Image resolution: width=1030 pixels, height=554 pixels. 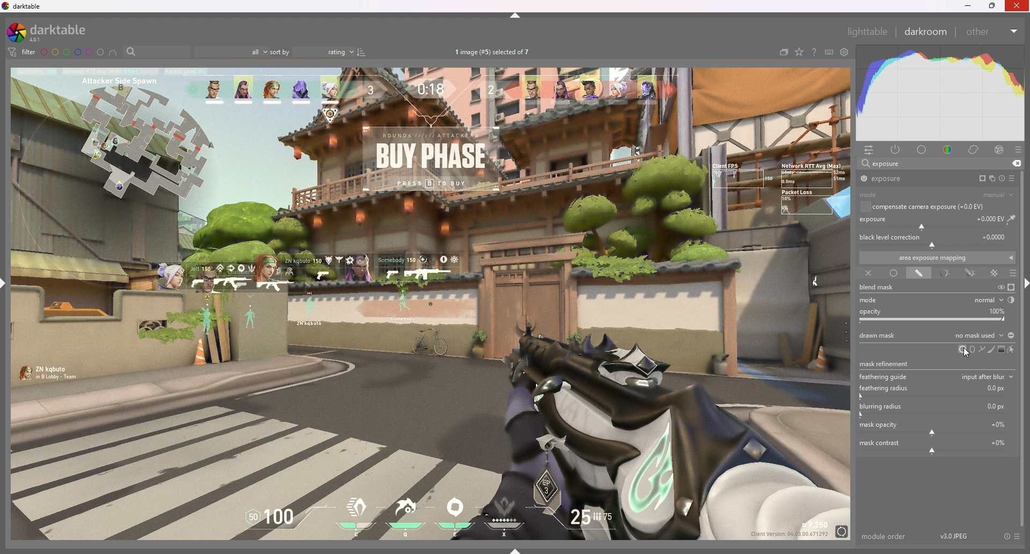 I want to click on circle, so click(x=961, y=349).